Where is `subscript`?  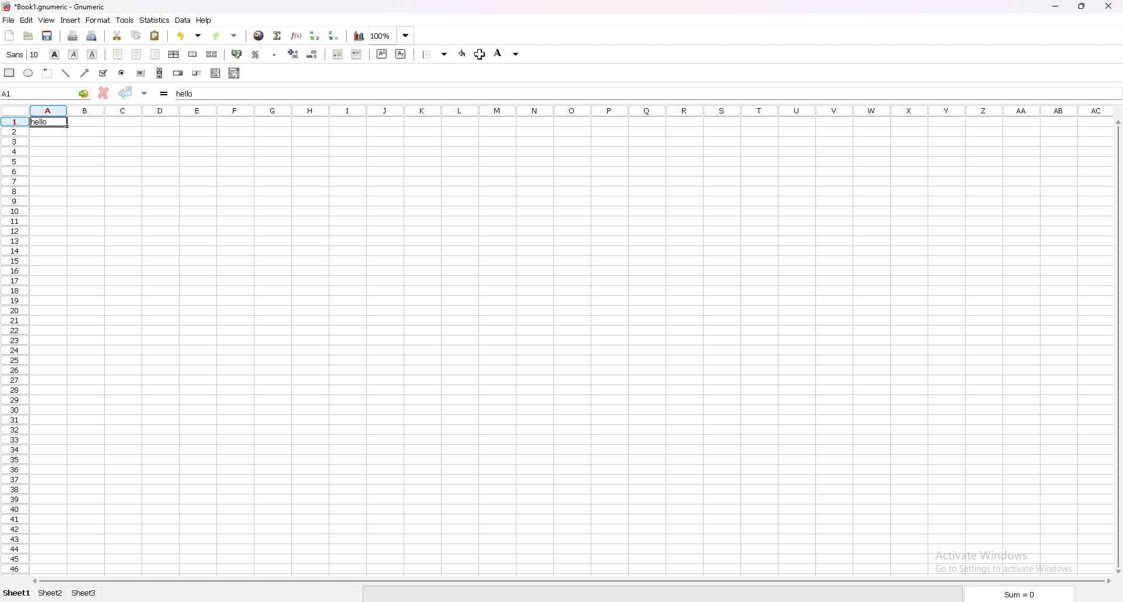
subscript is located at coordinates (400, 54).